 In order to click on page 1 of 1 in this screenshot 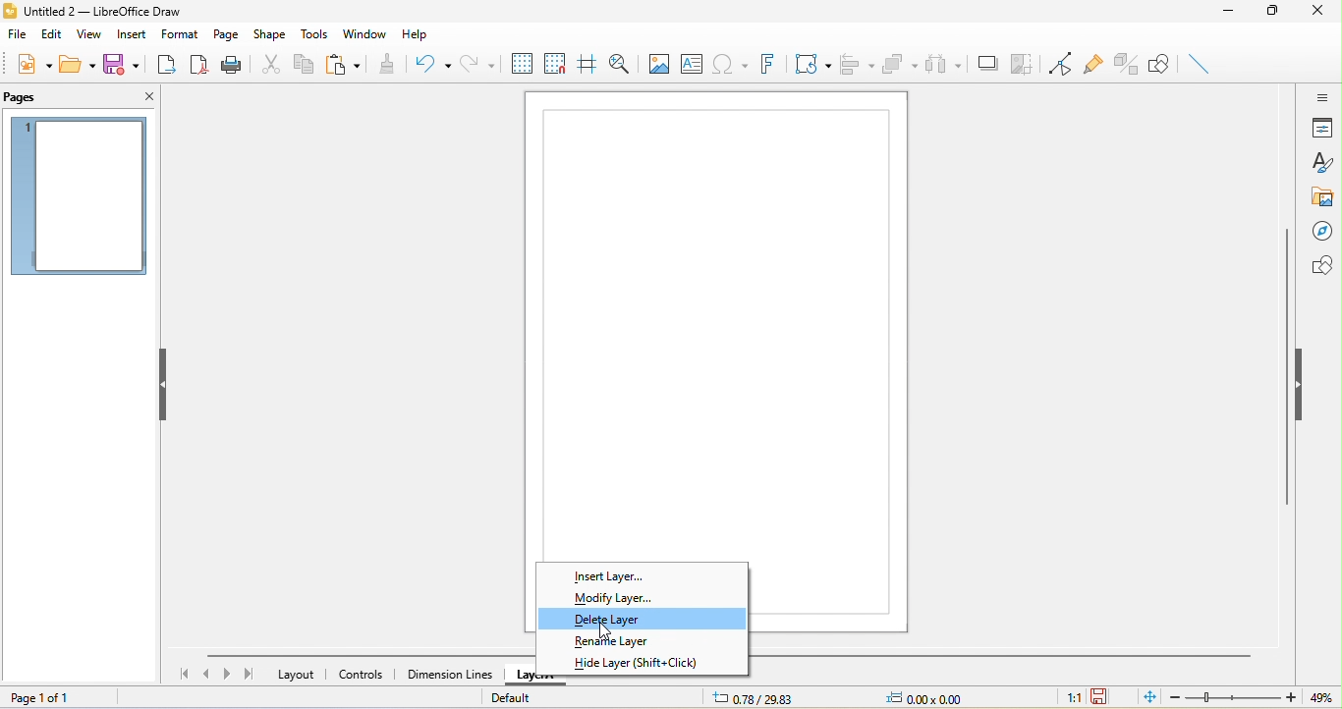, I will do `click(60, 698)`.